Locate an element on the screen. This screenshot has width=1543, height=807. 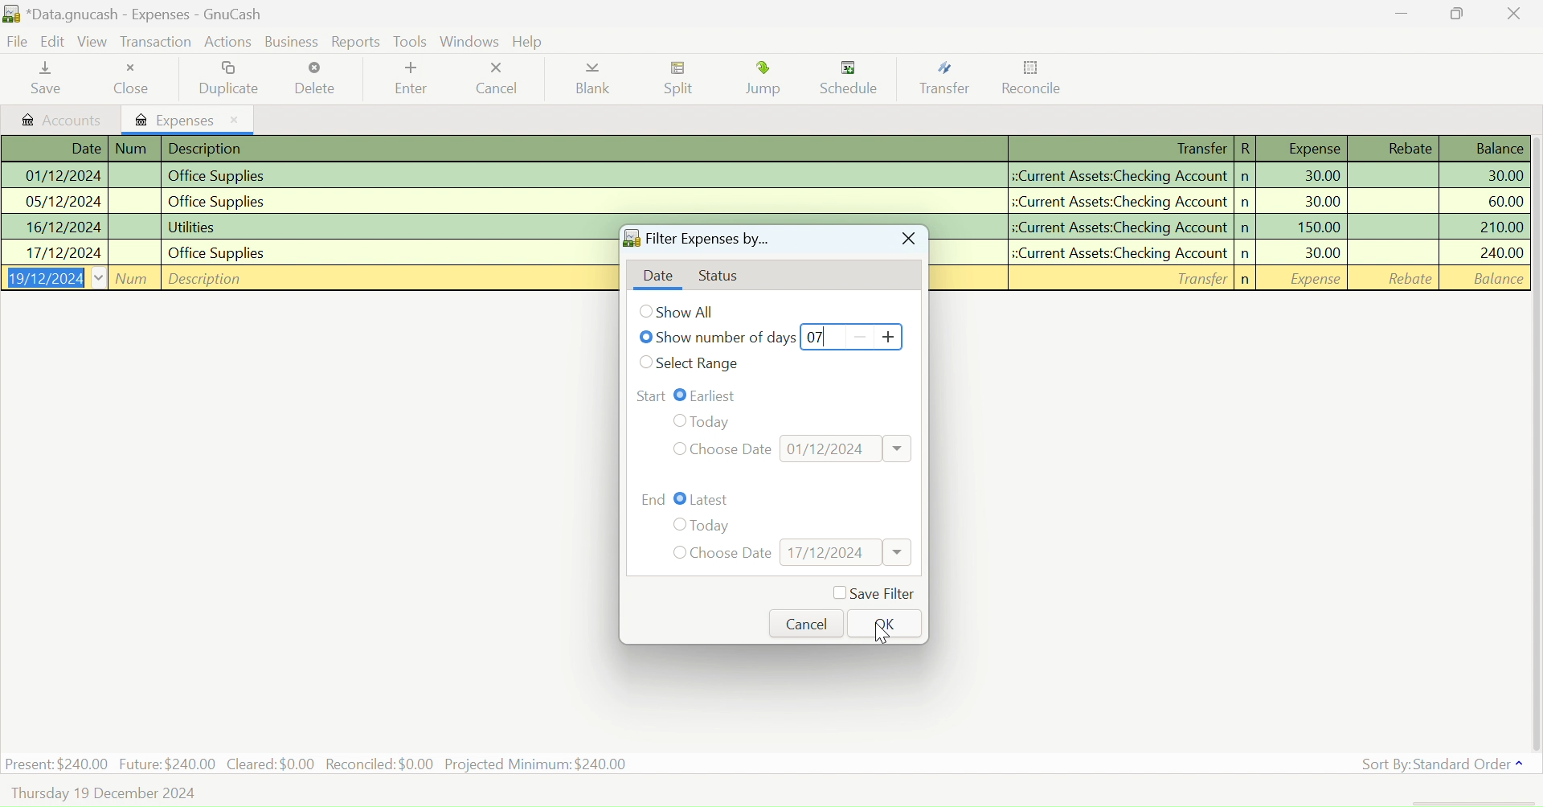
Filter Expenses by... is located at coordinates (696, 241).